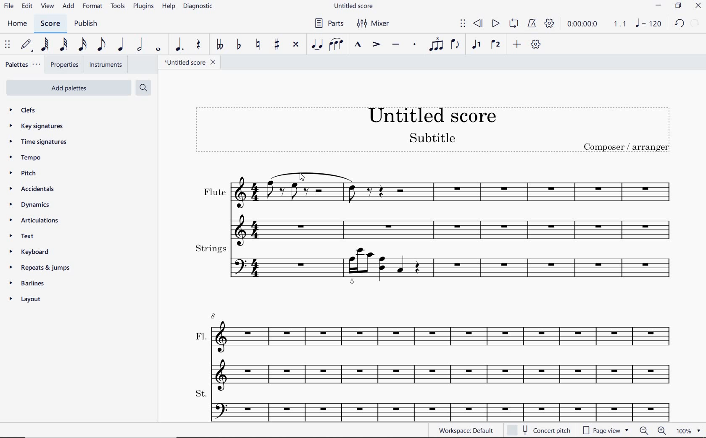 Image resolution: width=706 pixels, height=438 pixels. I want to click on minimize, so click(659, 7).